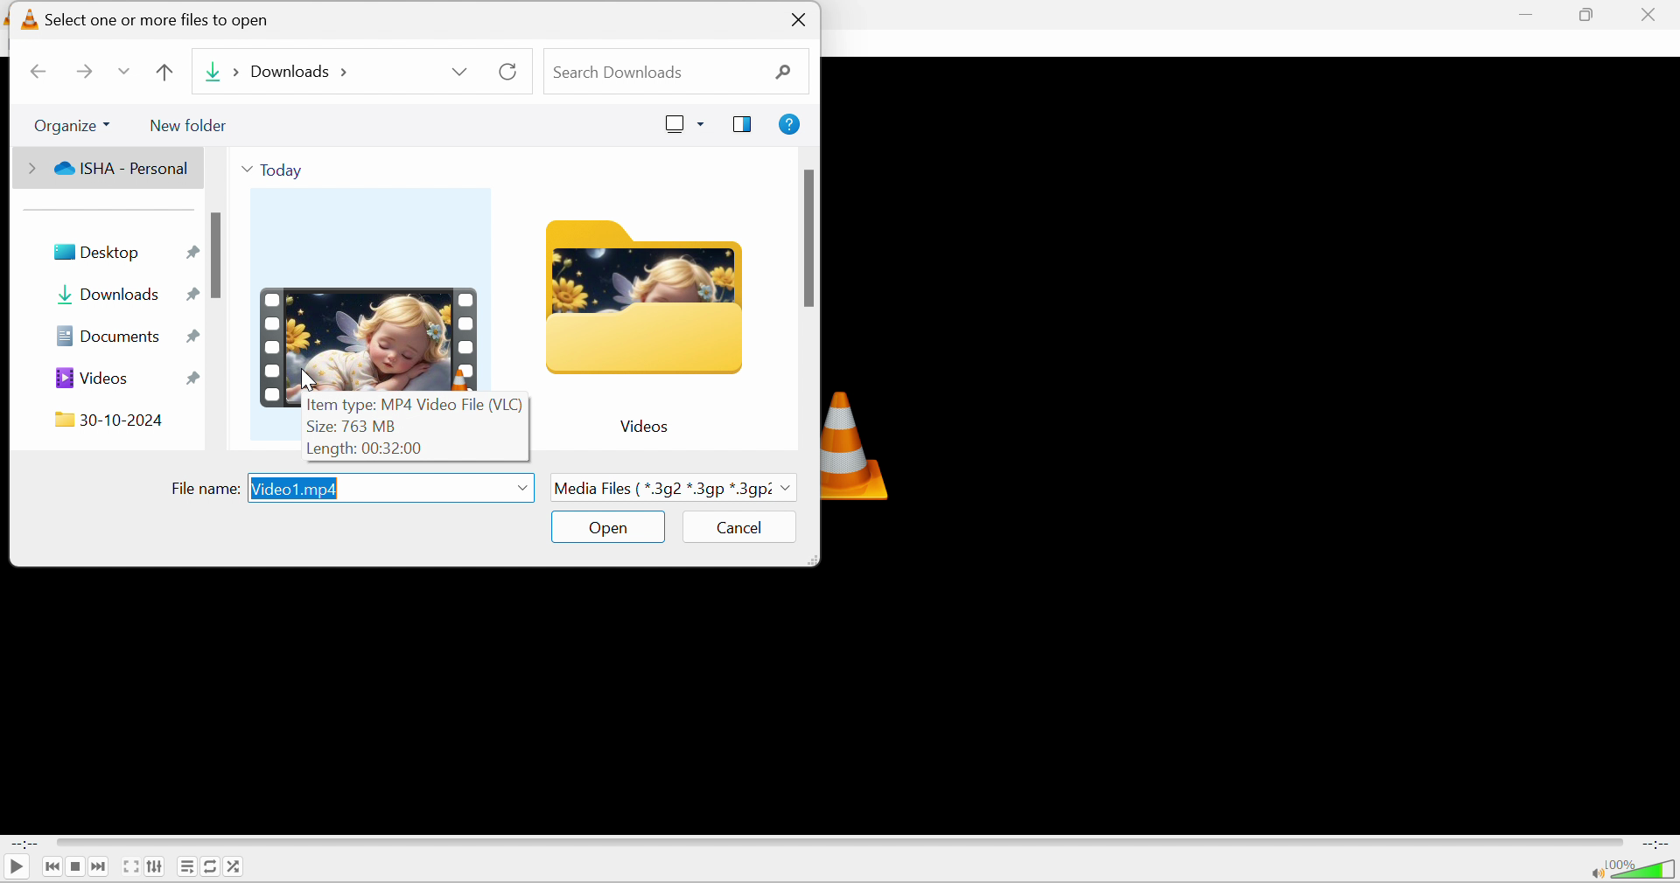  What do you see at coordinates (368, 337) in the screenshot?
I see `Video` at bounding box center [368, 337].